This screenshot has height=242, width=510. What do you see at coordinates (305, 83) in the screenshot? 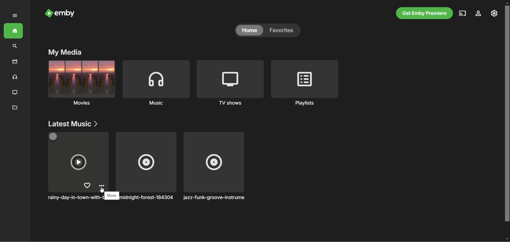
I see `playlists` at bounding box center [305, 83].